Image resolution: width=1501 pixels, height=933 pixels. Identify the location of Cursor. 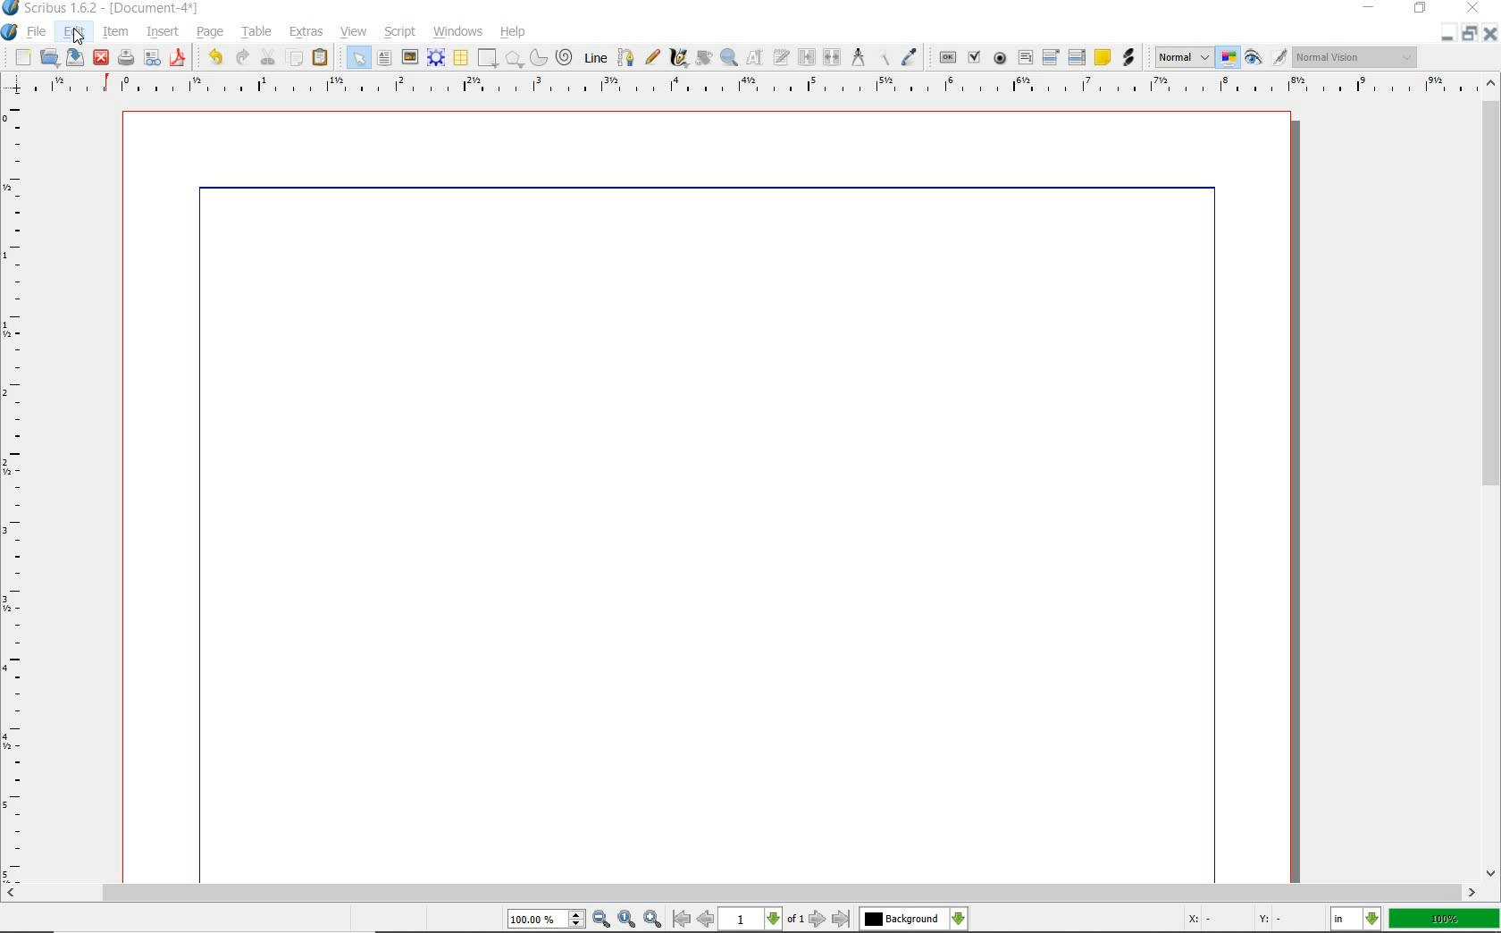
(79, 38).